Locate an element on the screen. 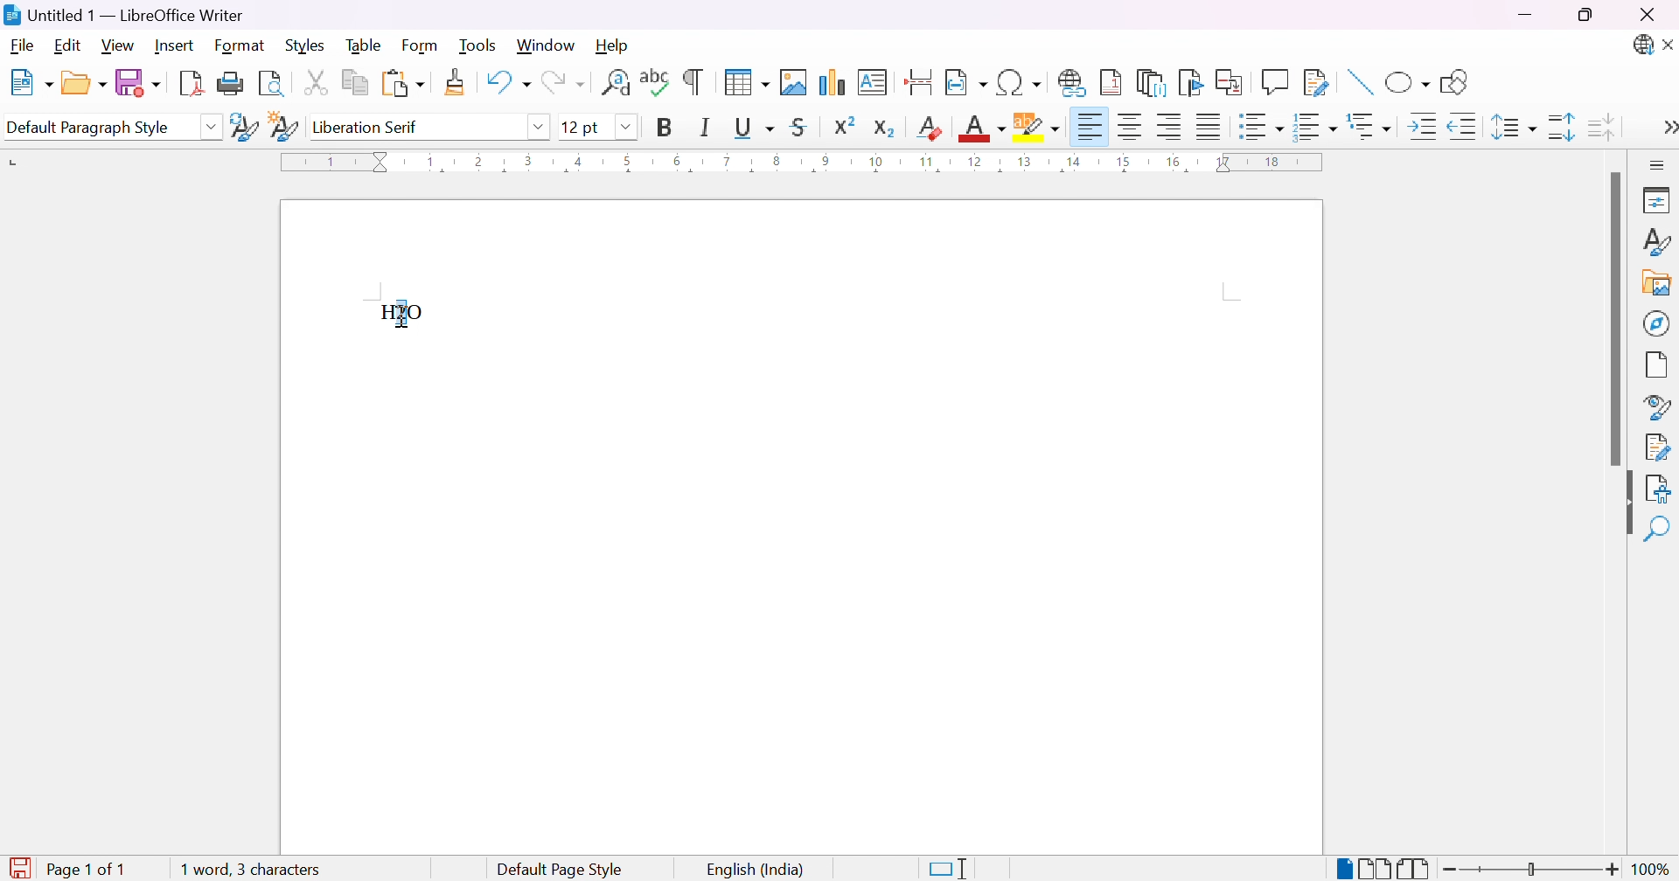  Scroll bar is located at coordinates (1613, 320).